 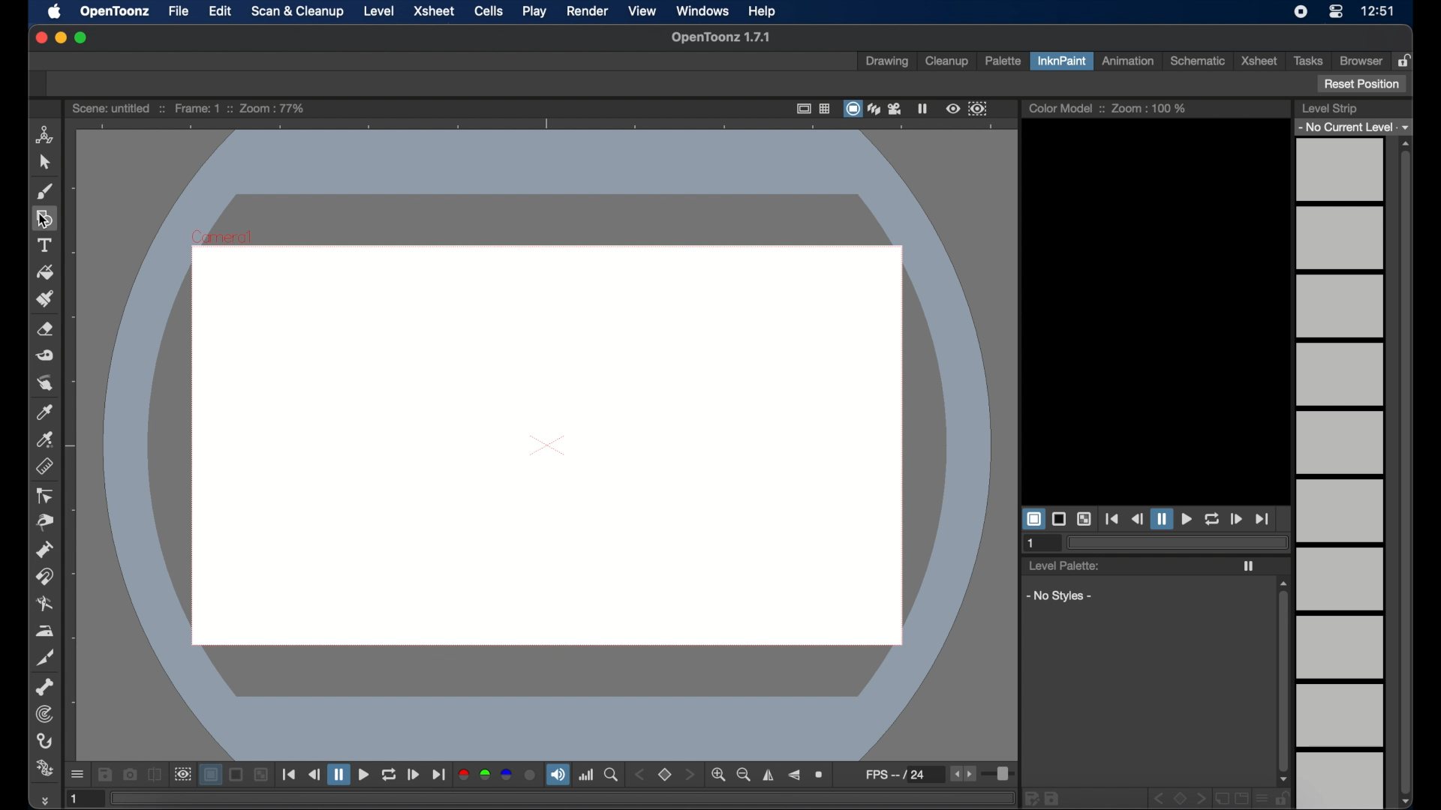 What do you see at coordinates (826, 108) in the screenshot?
I see `field guide` at bounding box center [826, 108].